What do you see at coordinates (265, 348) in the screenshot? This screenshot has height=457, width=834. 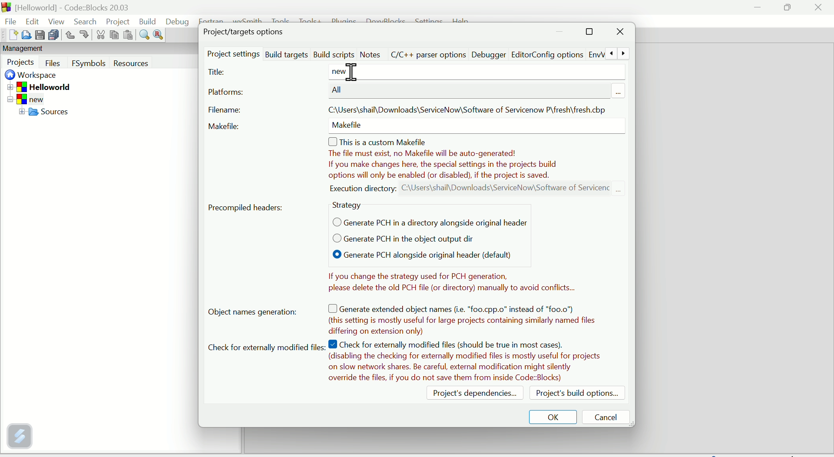 I see `cheque for external modified file` at bounding box center [265, 348].